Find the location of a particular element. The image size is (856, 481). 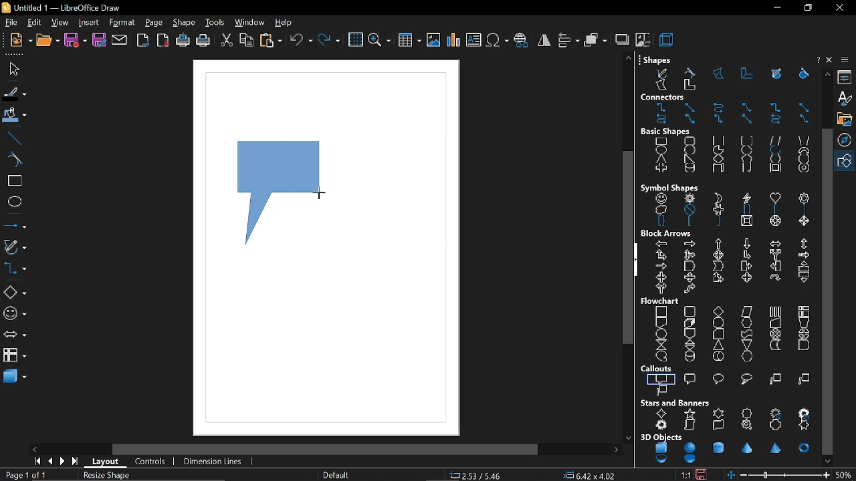

grid is located at coordinates (354, 41).